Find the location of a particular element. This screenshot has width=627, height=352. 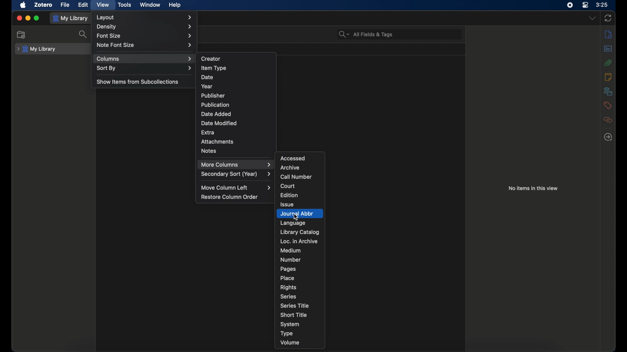

item type is located at coordinates (214, 68).